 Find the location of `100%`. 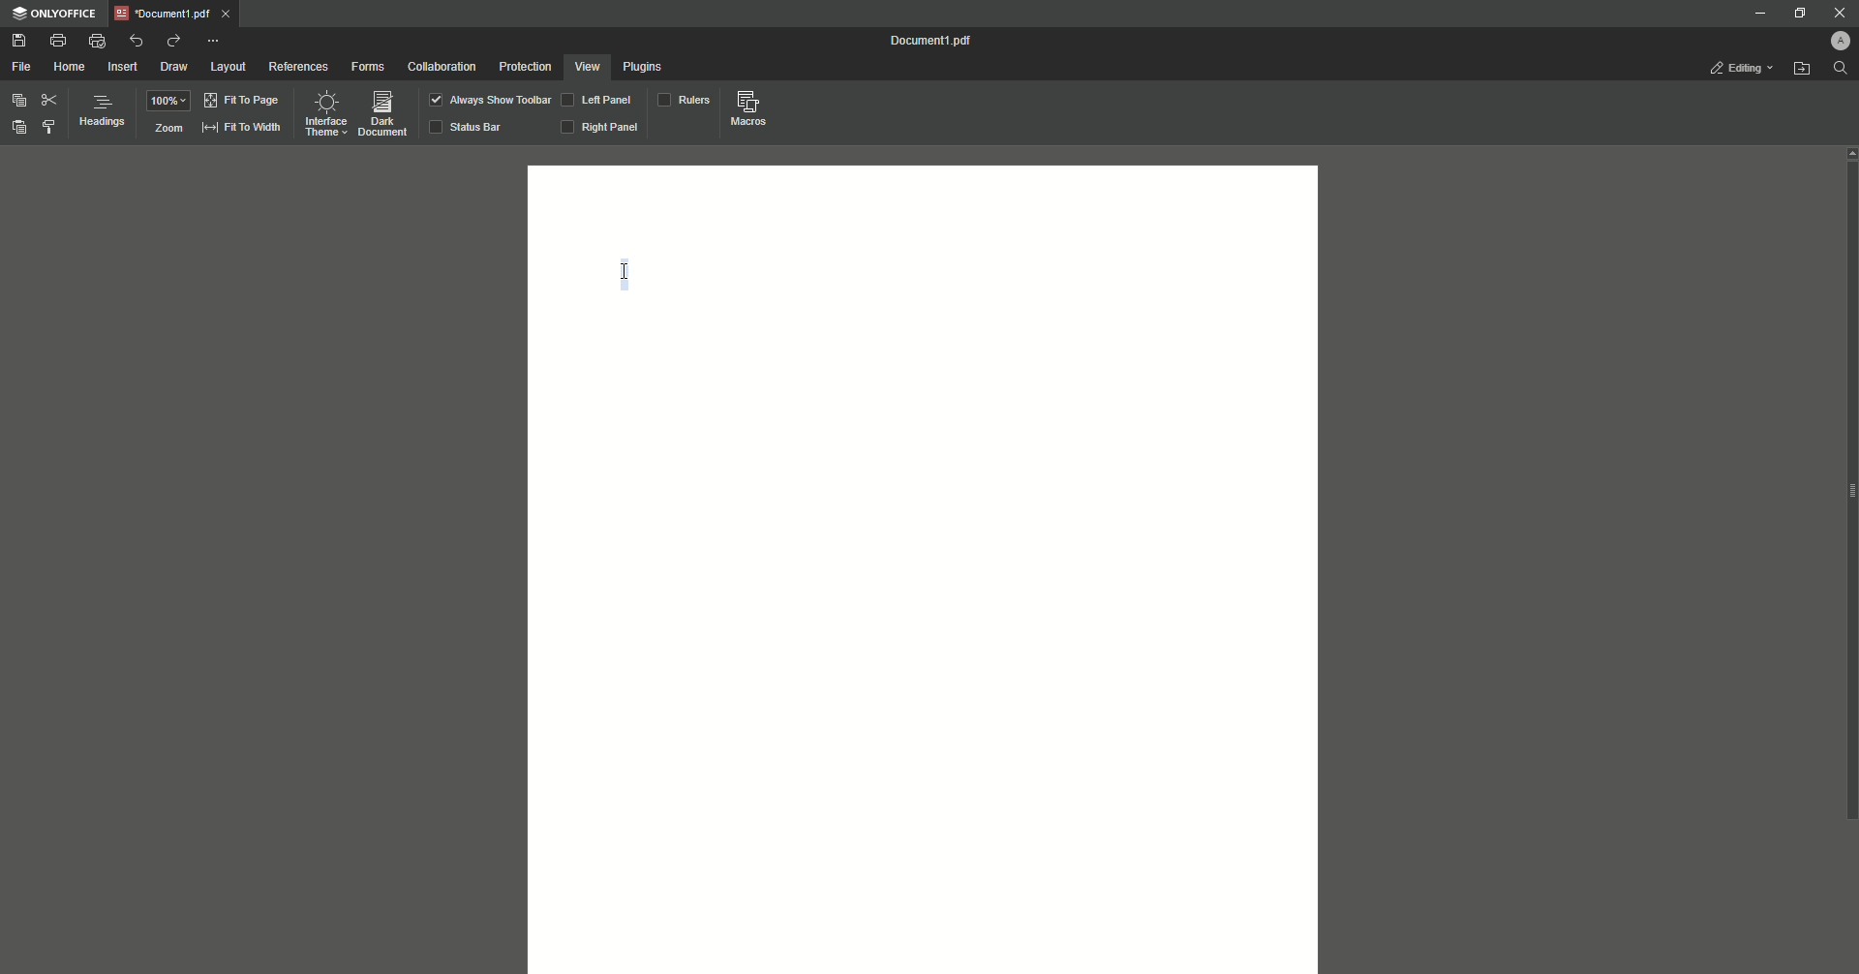

100% is located at coordinates (168, 102).